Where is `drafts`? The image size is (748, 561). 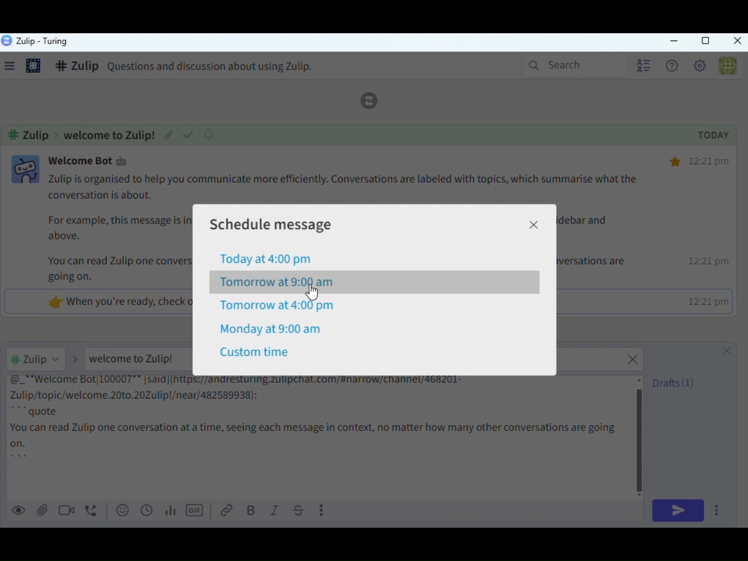
drafts is located at coordinates (674, 383).